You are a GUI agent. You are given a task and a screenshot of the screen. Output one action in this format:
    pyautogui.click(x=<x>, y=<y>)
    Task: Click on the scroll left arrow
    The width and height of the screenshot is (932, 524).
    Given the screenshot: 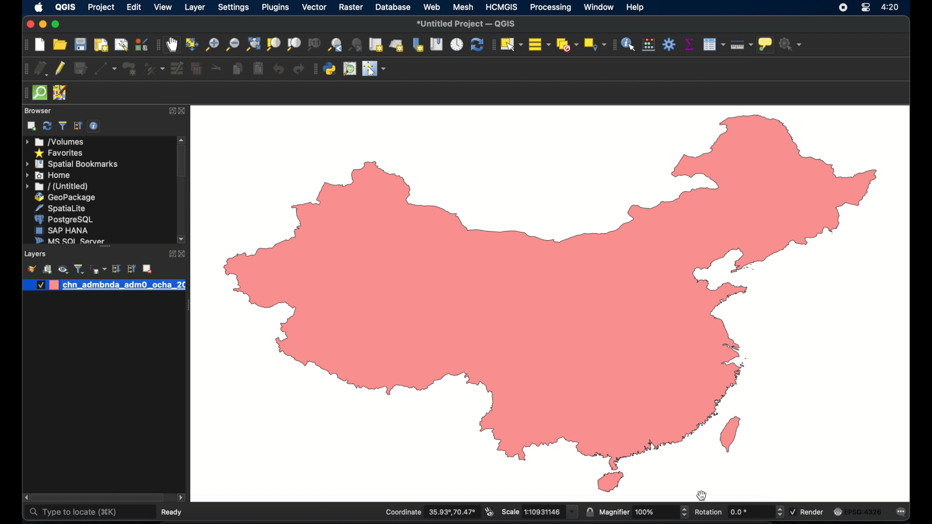 What is the action you would take?
    pyautogui.click(x=181, y=498)
    